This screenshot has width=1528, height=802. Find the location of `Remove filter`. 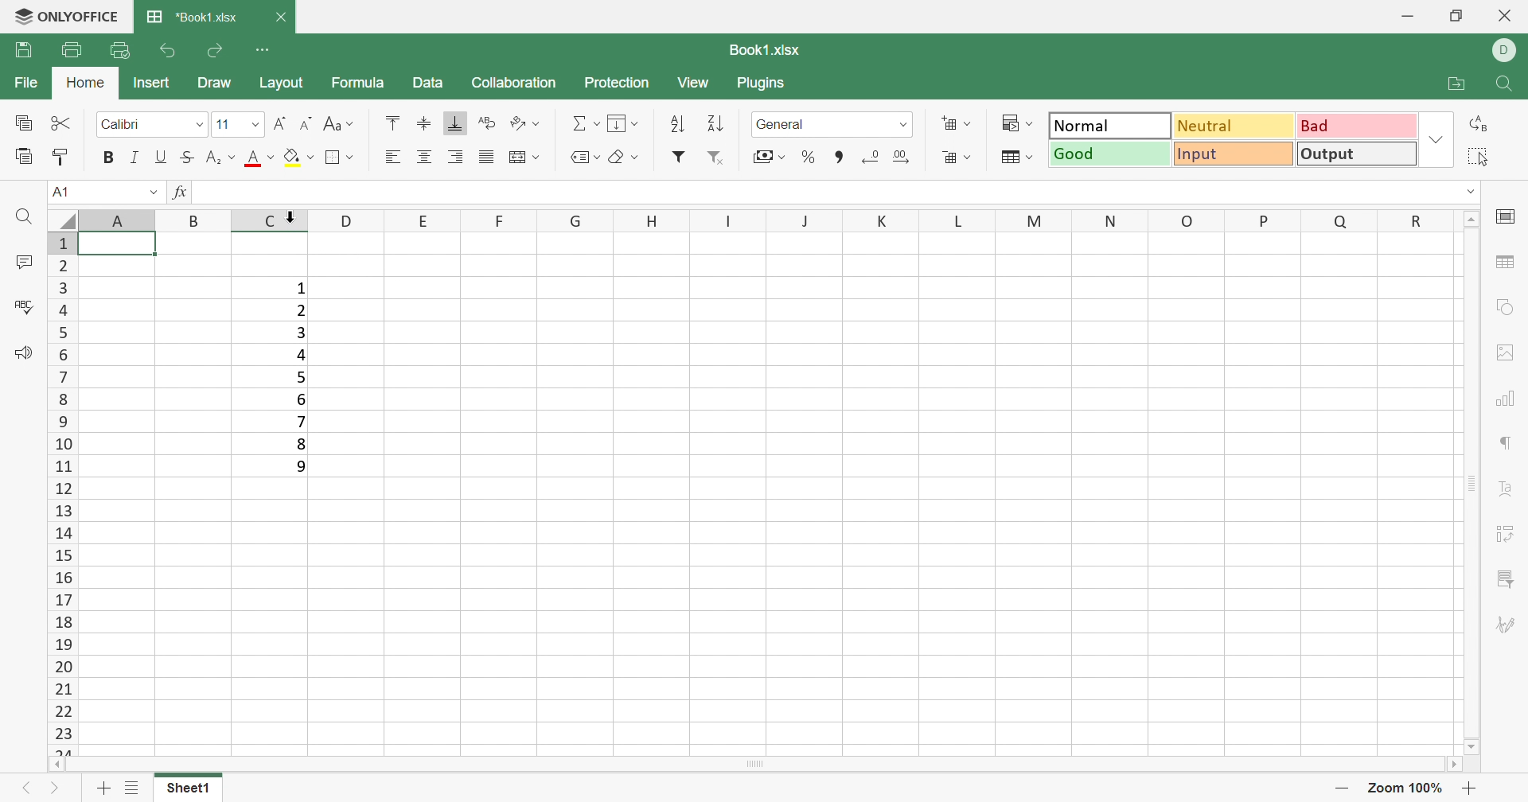

Remove filter is located at coordinates (722, 157).